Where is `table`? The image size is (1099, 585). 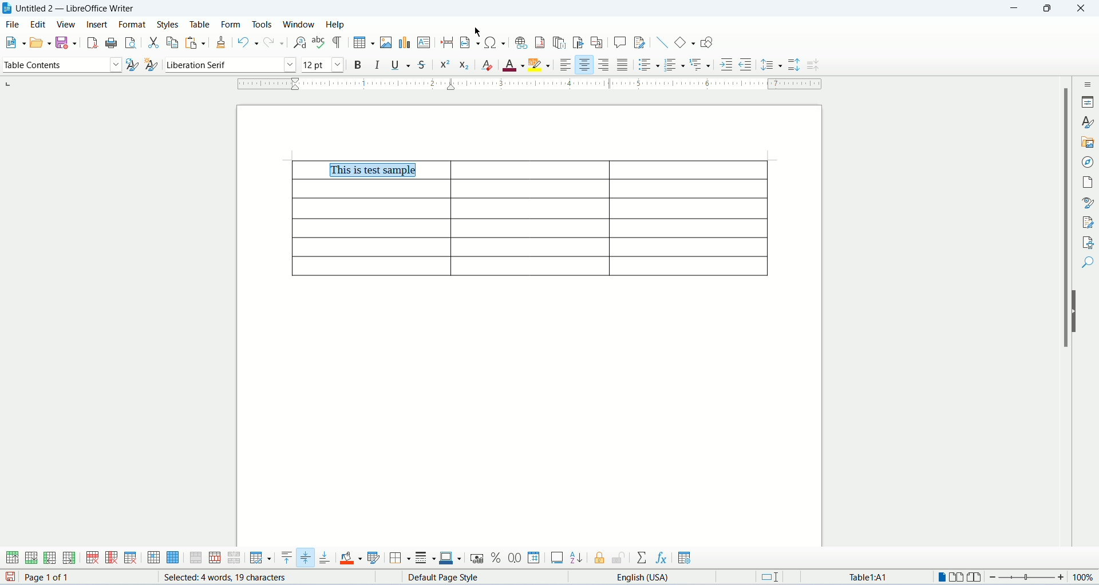 table is located at coordinates (203, 24).